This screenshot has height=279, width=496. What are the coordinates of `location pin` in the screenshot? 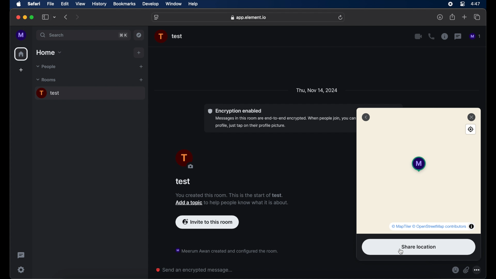 It's located at (417, 164).